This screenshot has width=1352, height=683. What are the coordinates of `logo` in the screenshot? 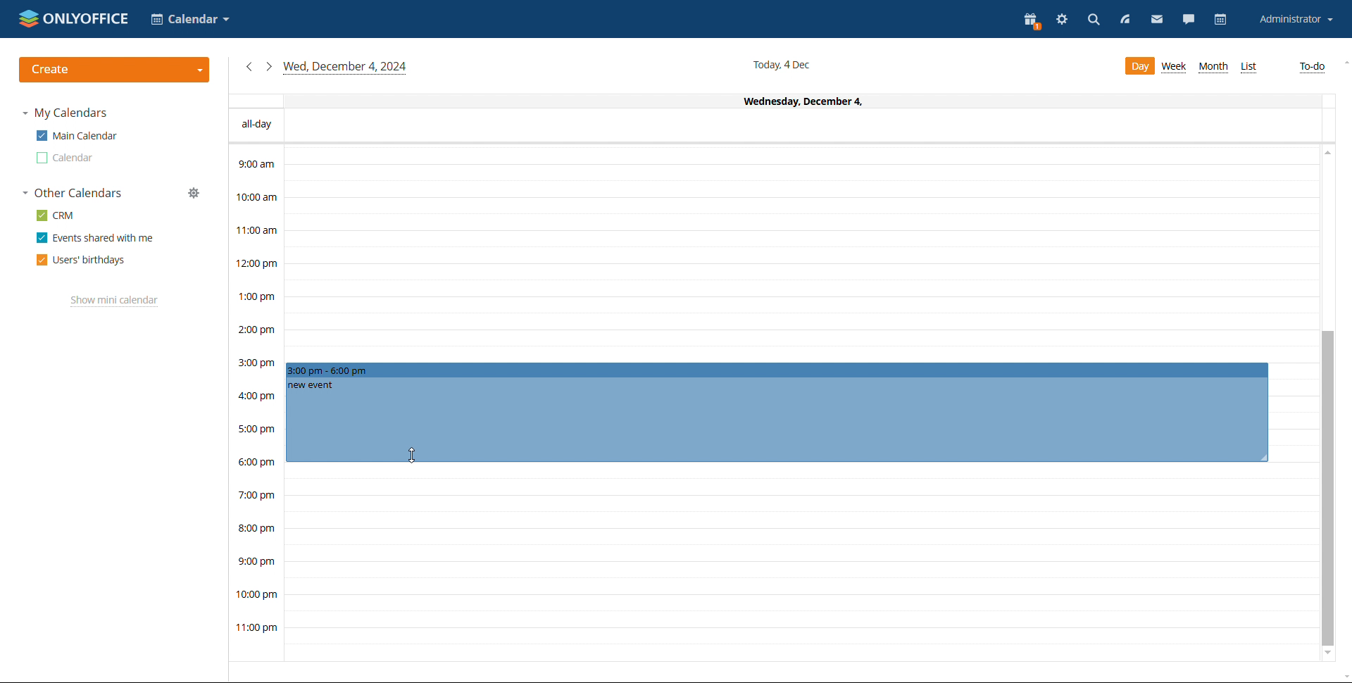 It's located at (73, 18).